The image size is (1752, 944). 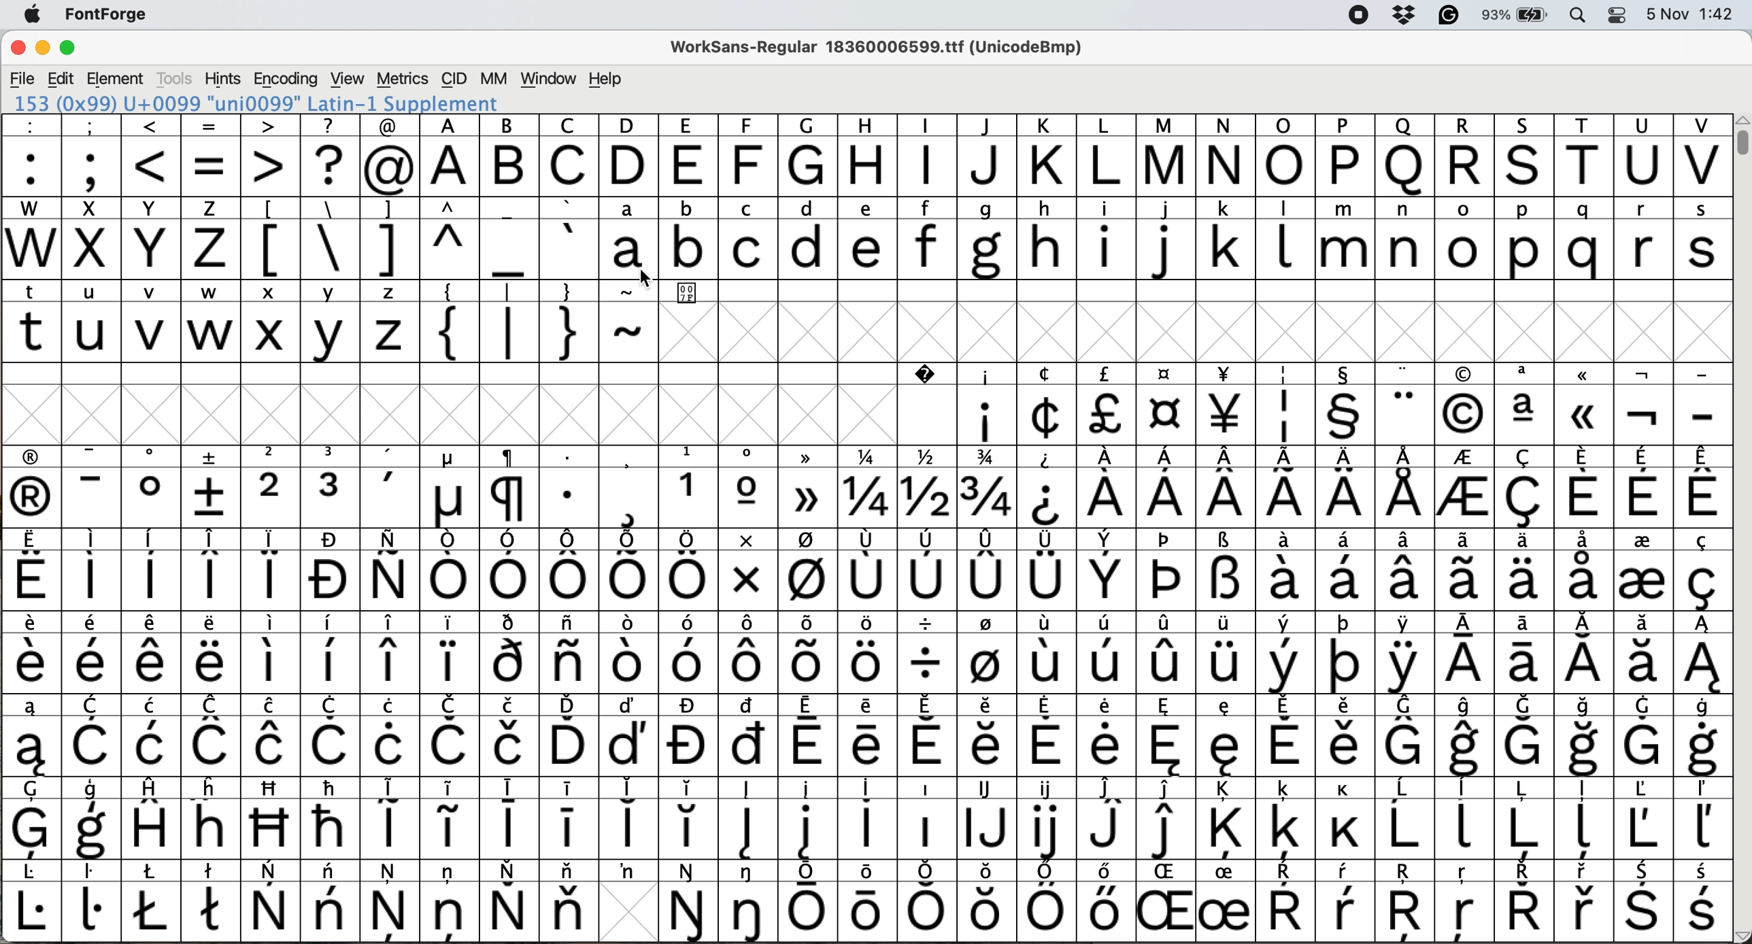 What do you see at coordinates (330, 654) in the screenshot?
I see `symbol` at bounding box center [330, 654].